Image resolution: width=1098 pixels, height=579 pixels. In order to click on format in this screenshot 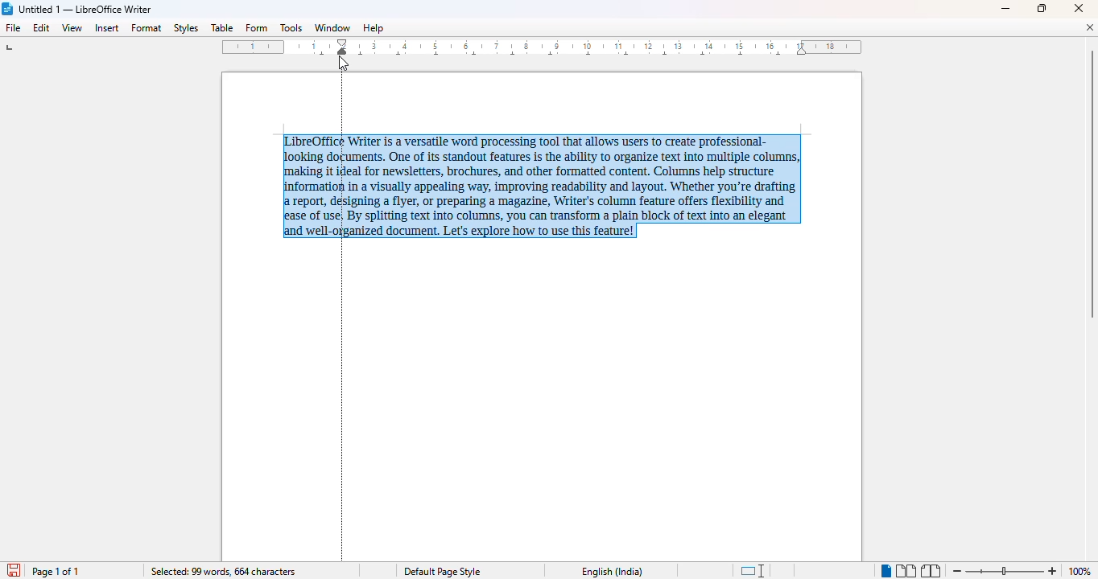, I will do `click(147, 28)`.